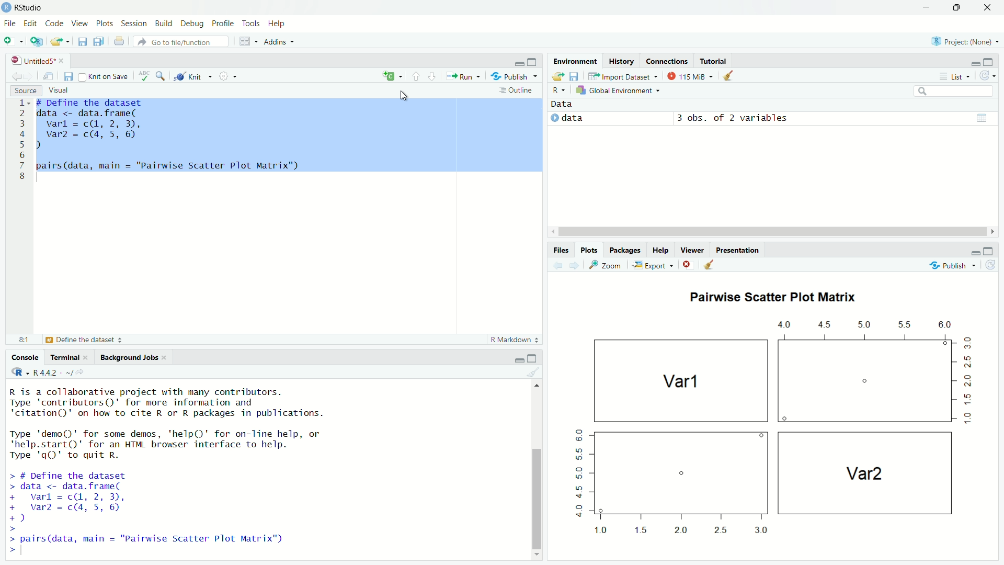 The height and width of the screenshot is (565, 1004). What do you see at coordinates (182, 465) in the screenshot?
I see `Type 'qQ)" to quit R.
>
# Create the dataset
data <- data.frame(
varl = c(, 2, 3),
var2 = c(4, 5, 6)
)
# Generate the pairwise scatter plot matrix
pairs(data, main = "Pairwise Scatter Plot Matrix")
# Define the dataset
data <- data.frame(
varl = cQ, 2, 3),
var2 = c(4, 5, 6)
2` at bounding box center [182, 465].